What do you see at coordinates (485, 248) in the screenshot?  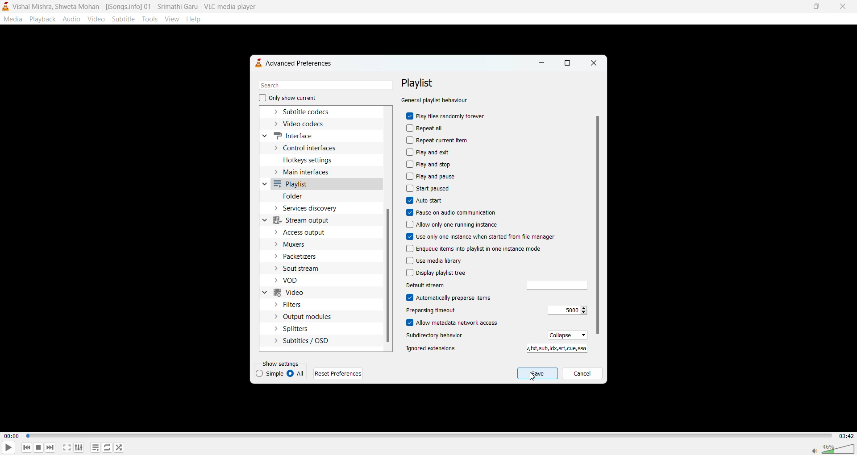 I see `enqueue items into playlist` at bounding box center [485, 248].